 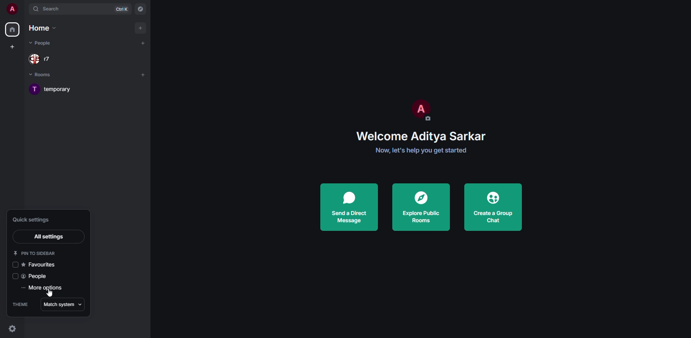 I want to click on send a direct message, so click(x=348, y=207).